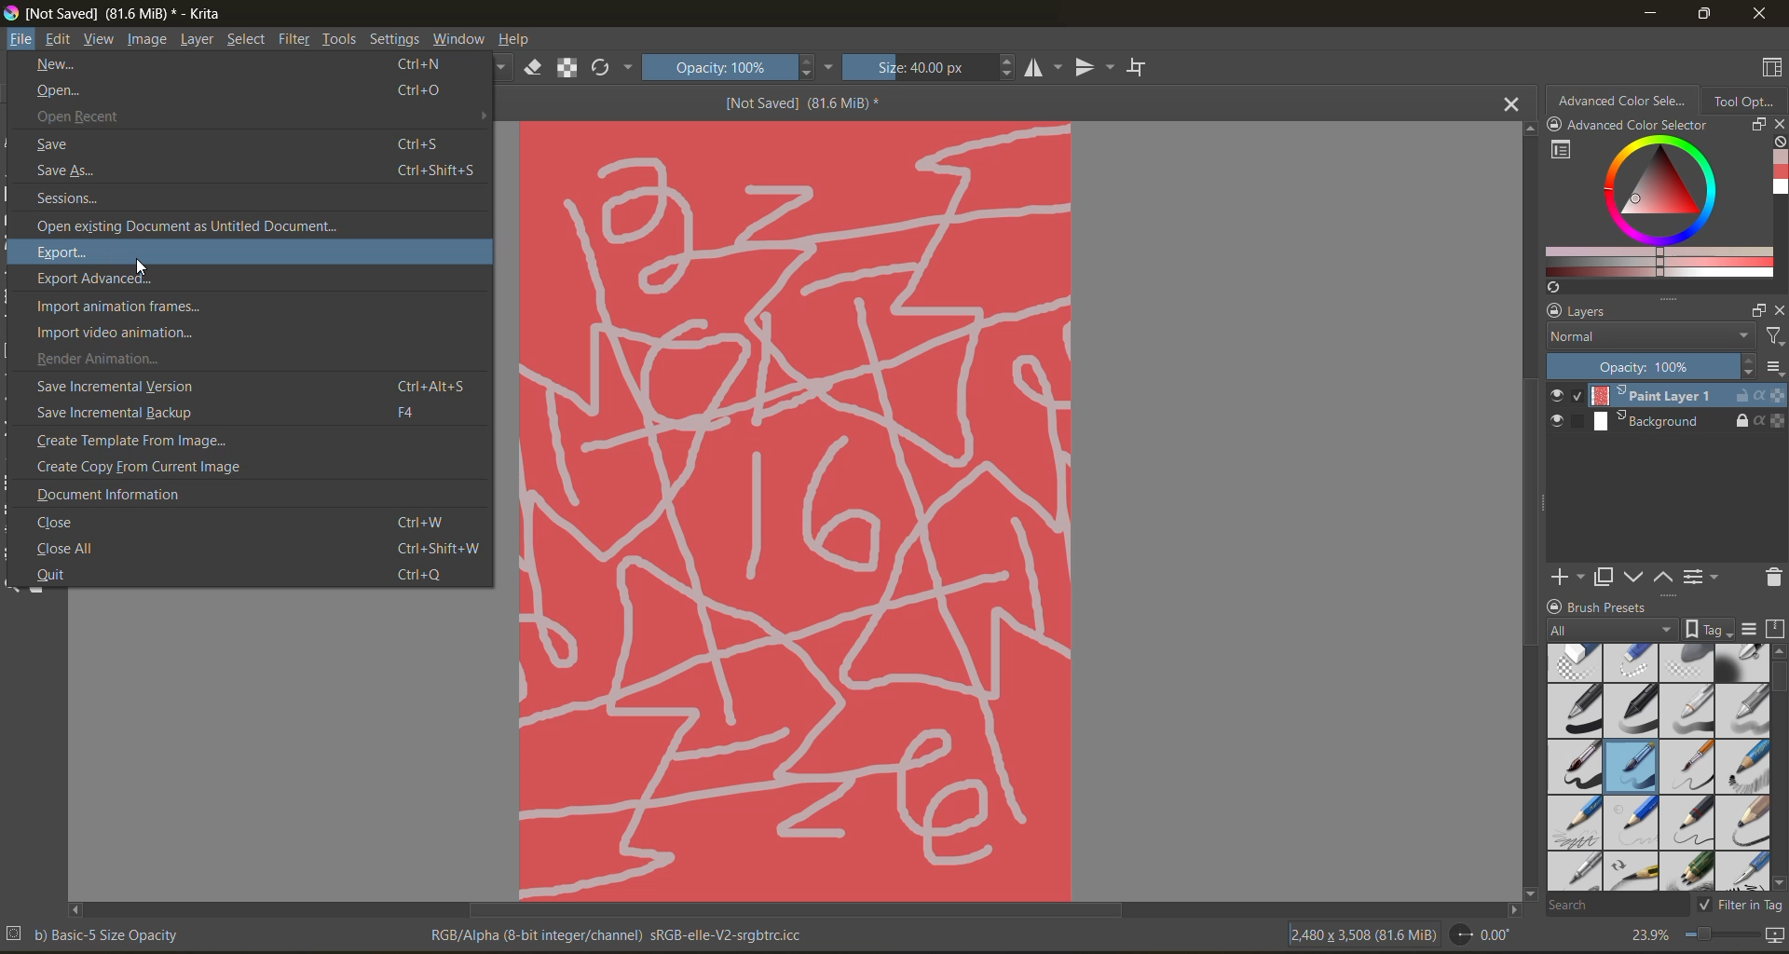 This screenshot has width=1789, height=954. What do you see at coordinates (253, 547) in the screenshot?
I see `close all` at bounding box center [253, 547].